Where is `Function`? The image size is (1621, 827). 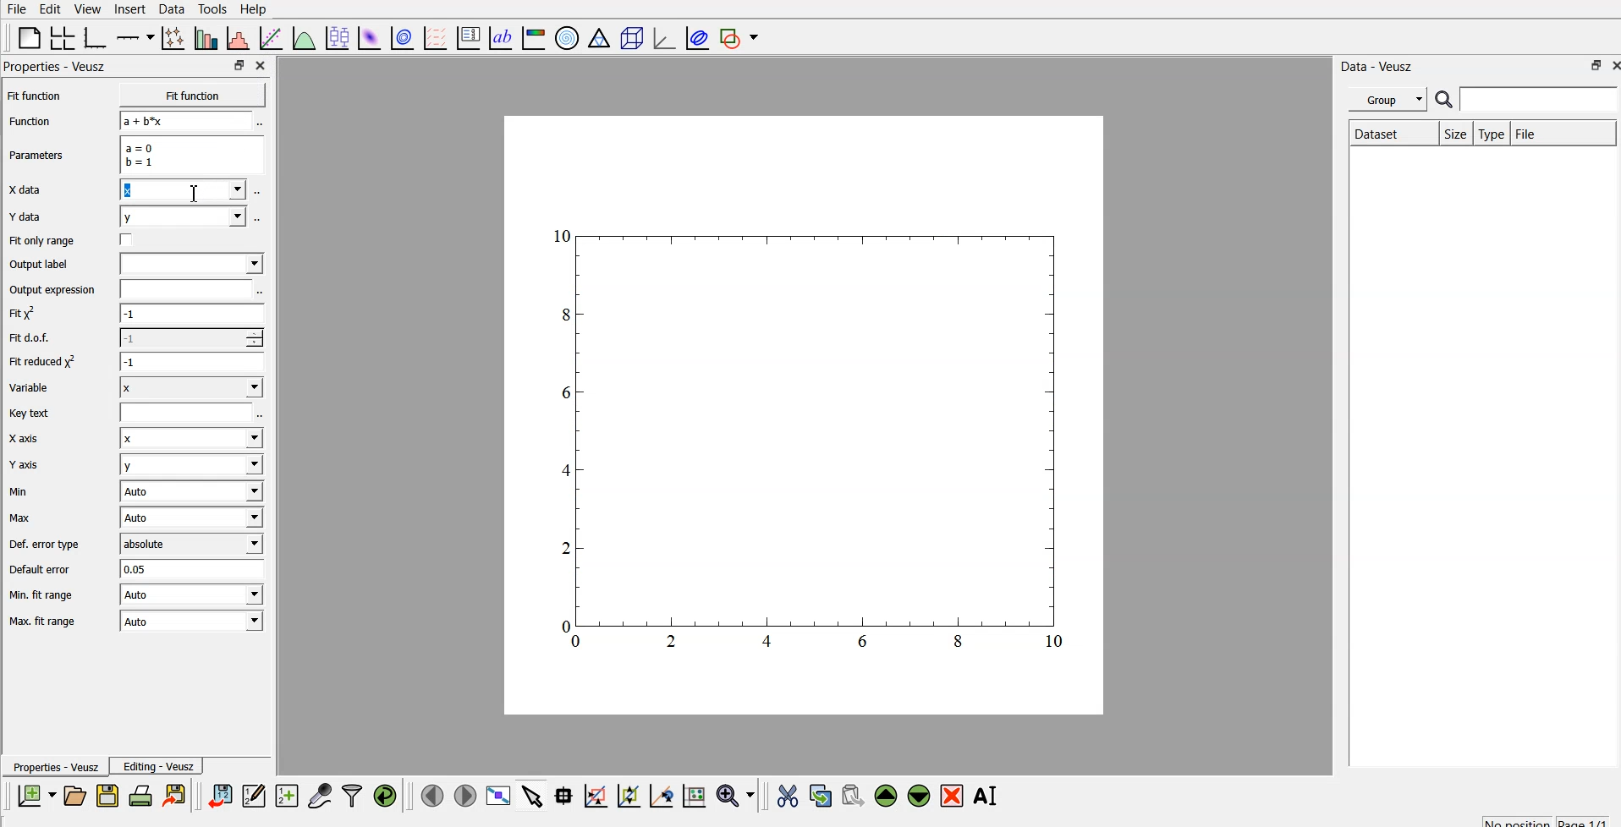
Function is located at coordinates (47, 123).